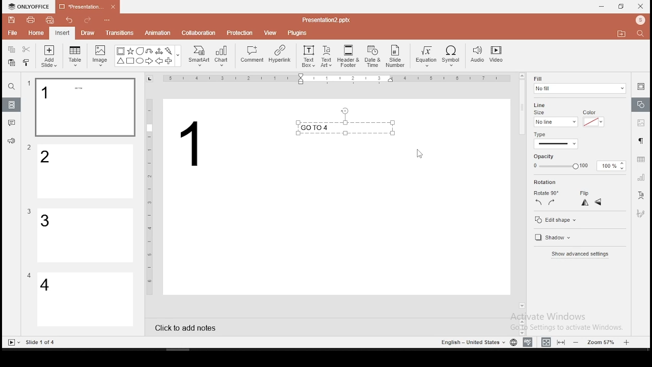  I want to click on slide number, so click(396, 56).